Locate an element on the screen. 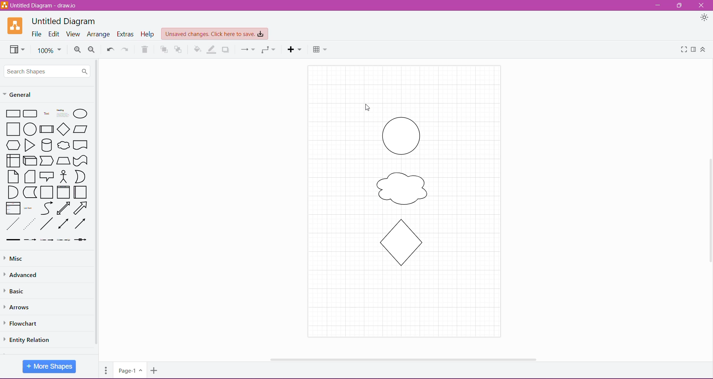 This screenshot has height=379, width=713. Help is located at coordinates (148, 34).